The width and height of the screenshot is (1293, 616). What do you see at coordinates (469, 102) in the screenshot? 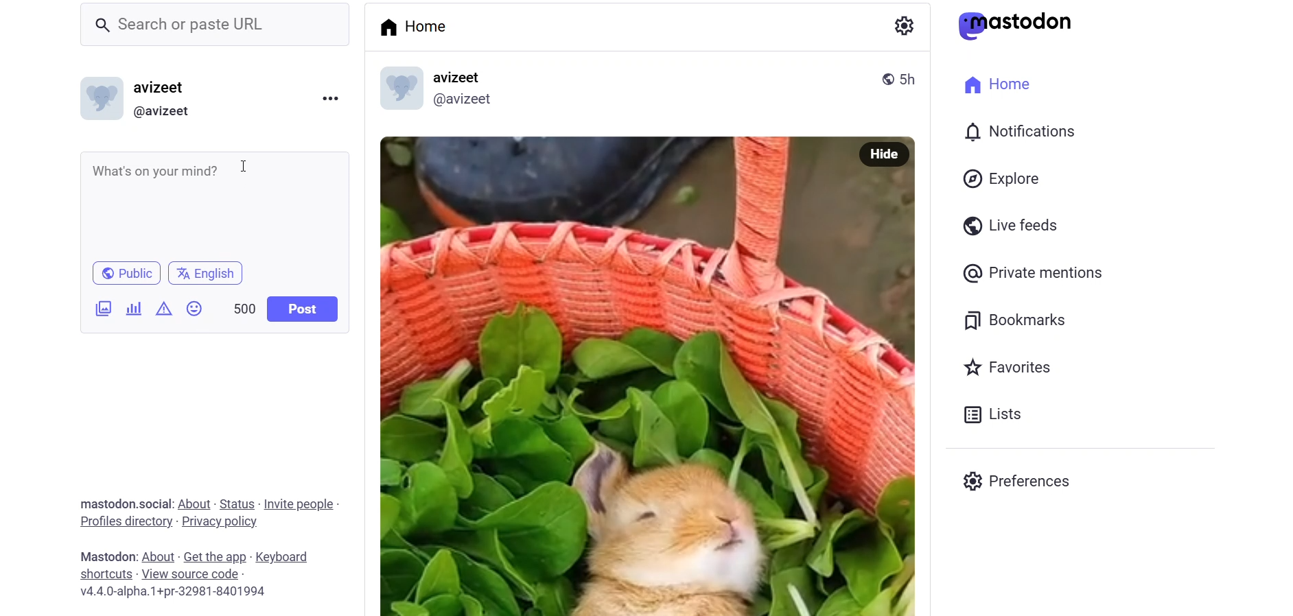
I see `id` at bounding box center [469, 102].